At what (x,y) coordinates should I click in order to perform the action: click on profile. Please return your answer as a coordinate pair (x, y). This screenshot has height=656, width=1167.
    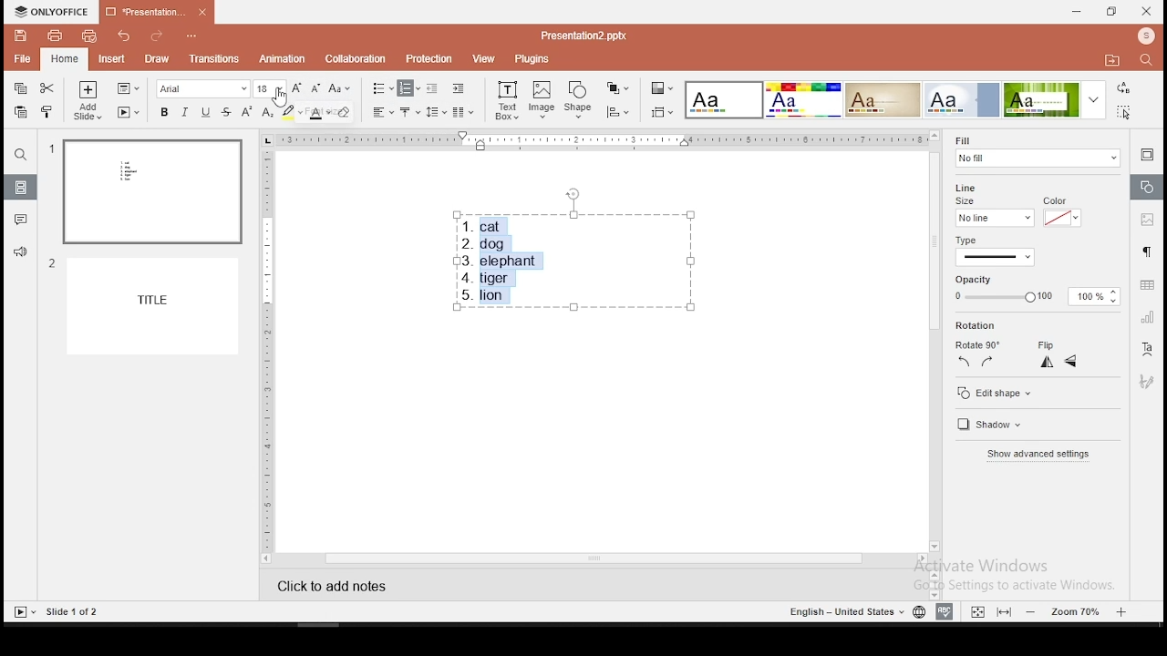
    Looking at the image, I should click on (1143, 36).